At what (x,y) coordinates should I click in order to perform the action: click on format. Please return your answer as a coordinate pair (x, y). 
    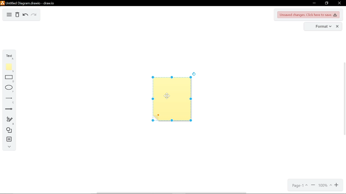
    Looking at the image, I should click on (321, 27).